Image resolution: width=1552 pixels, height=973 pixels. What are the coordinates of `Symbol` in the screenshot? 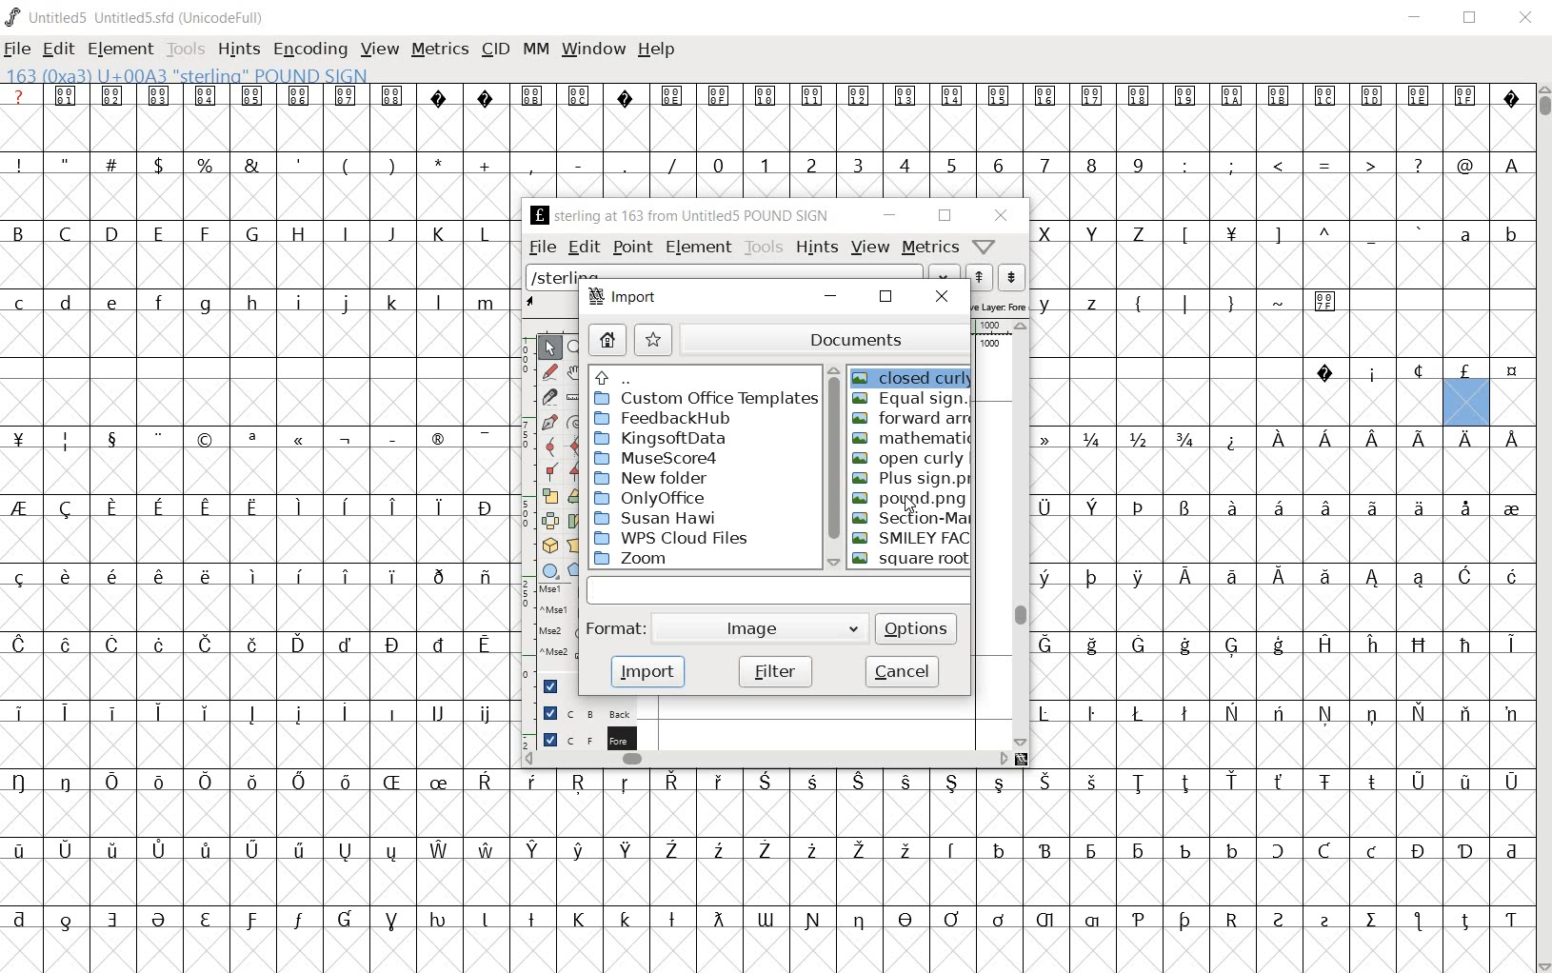 It's located at (861, 95).